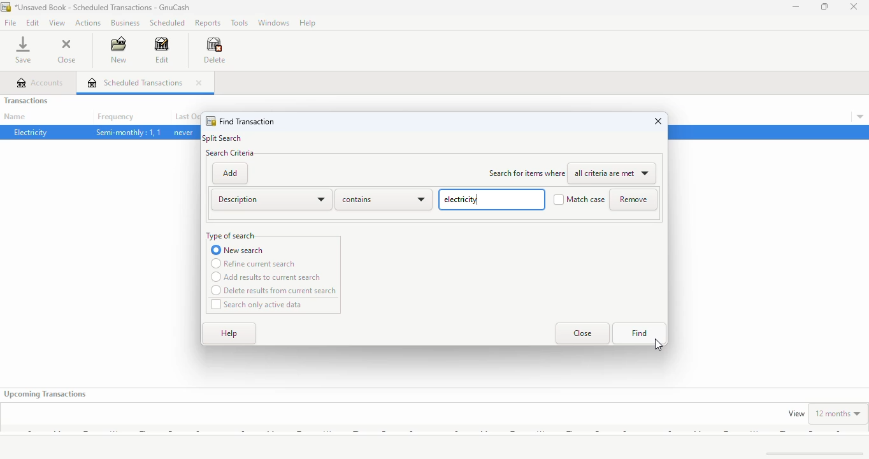 The image size is (869, 459). I want to click on semi-monthly: 1, 1, so click(128, 133).